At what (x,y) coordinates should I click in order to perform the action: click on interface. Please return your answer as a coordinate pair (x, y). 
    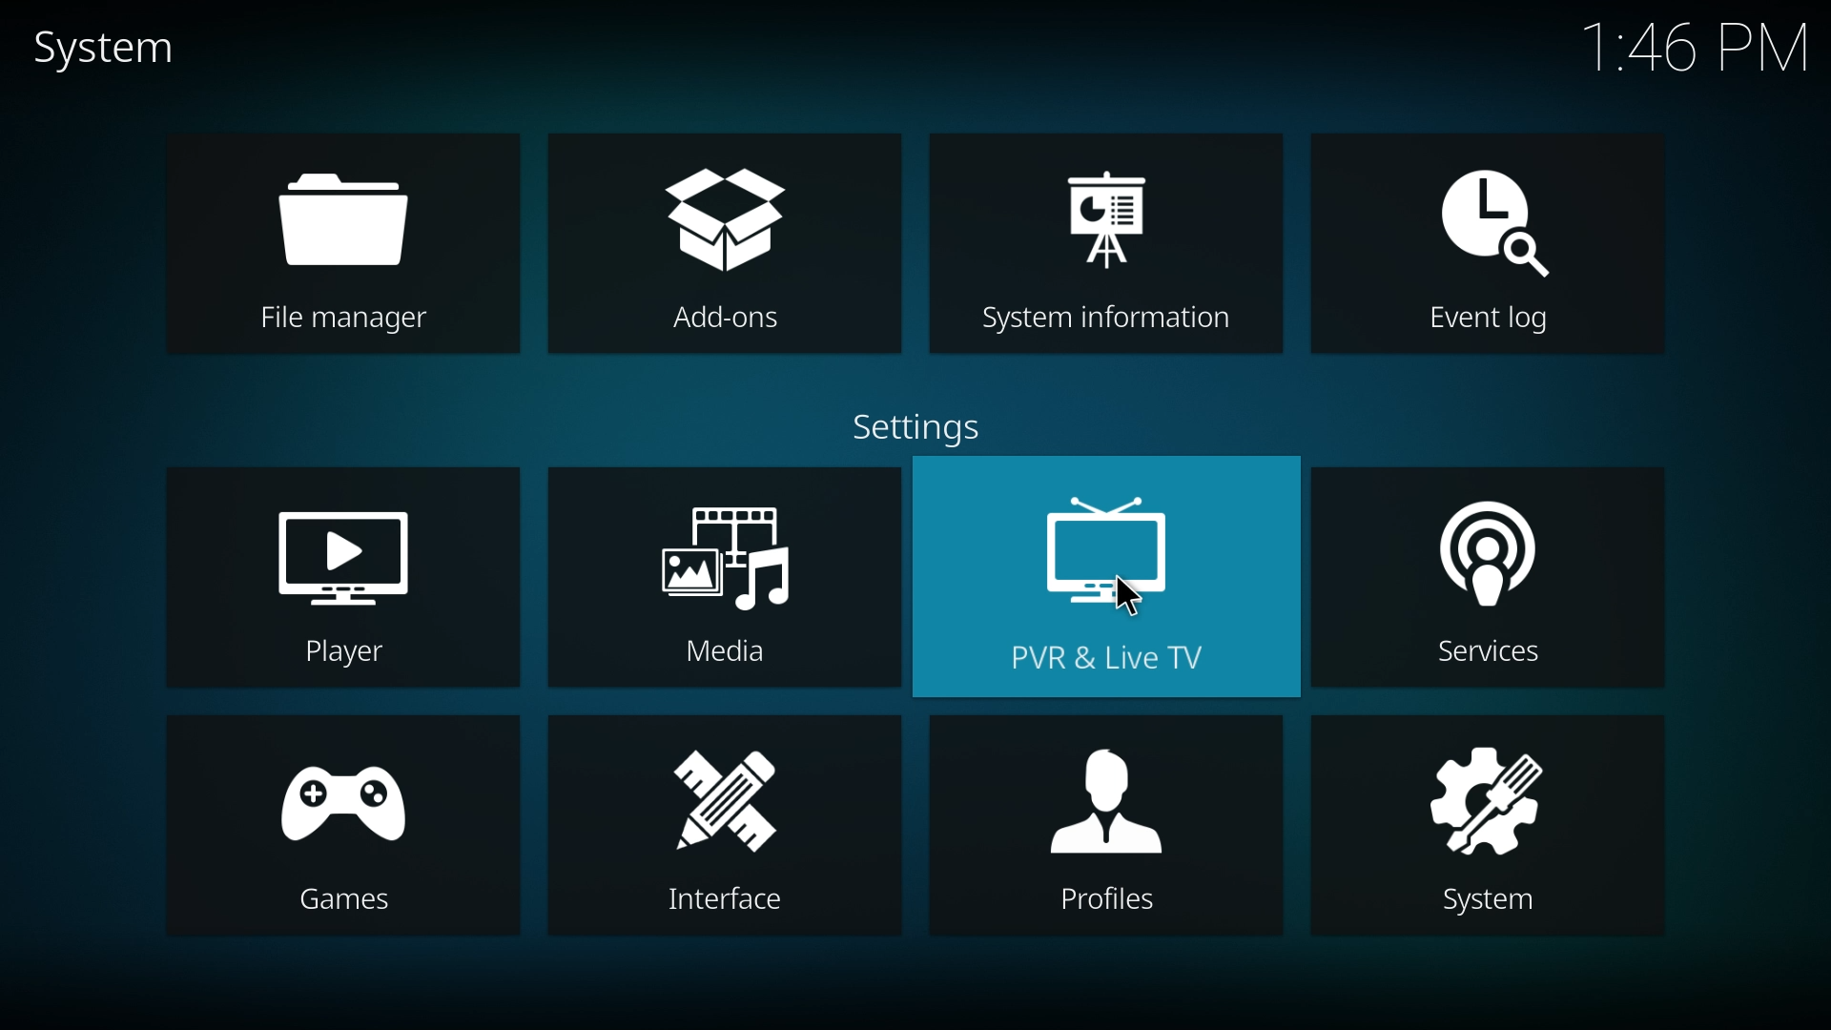
    Looking at the image, I should click on (721, 826).